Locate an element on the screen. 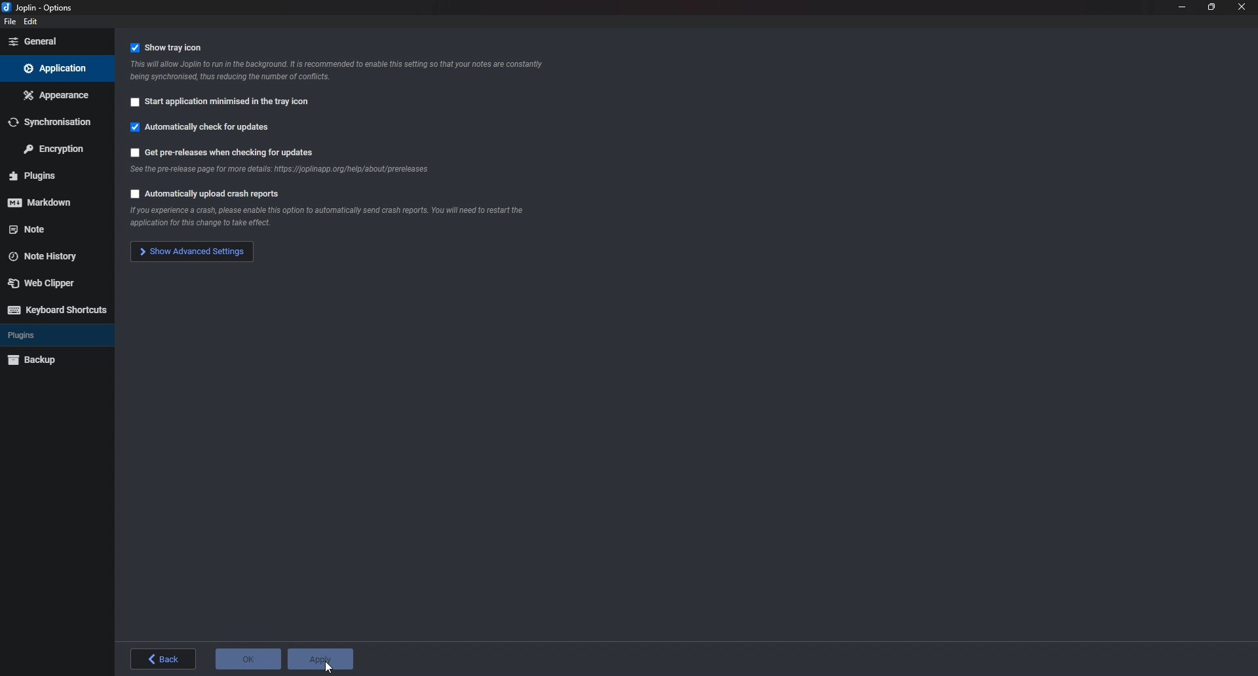  Note history is located at coordinates (49, 257).